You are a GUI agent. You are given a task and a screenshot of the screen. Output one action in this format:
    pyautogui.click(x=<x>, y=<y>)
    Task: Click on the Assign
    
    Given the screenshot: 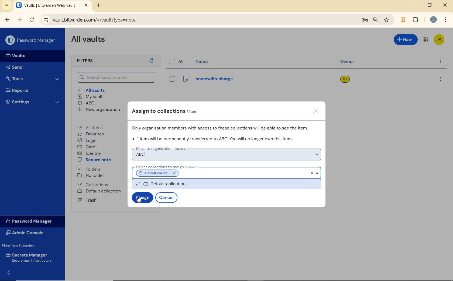 What is the action you would take?
    pyautogui.click(x=142, y=198)
    